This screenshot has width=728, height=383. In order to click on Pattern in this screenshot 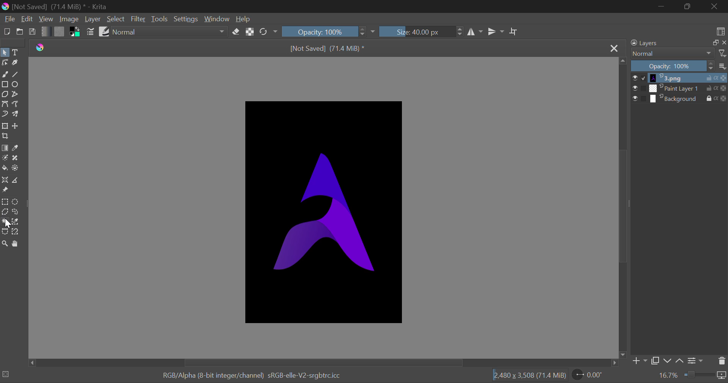, I will do `click(59, 31)`.